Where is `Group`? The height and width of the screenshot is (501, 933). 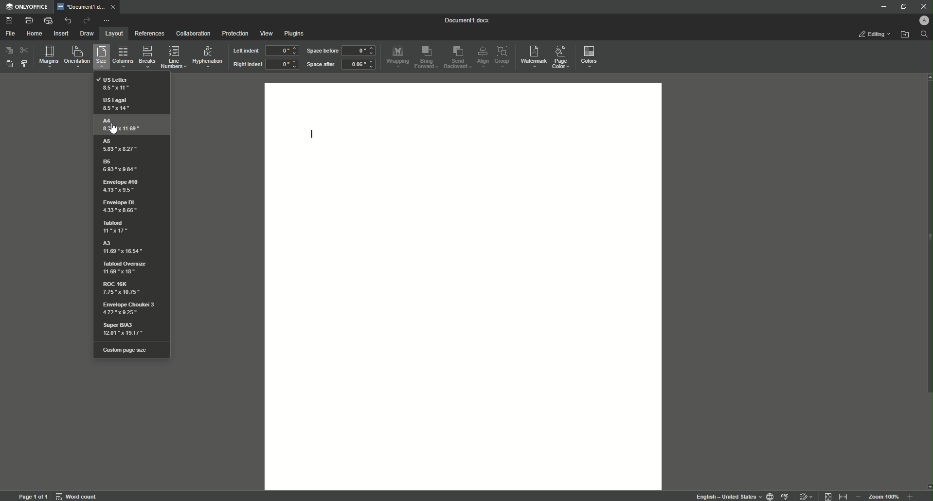 Group is located at coordinates (504, 57).